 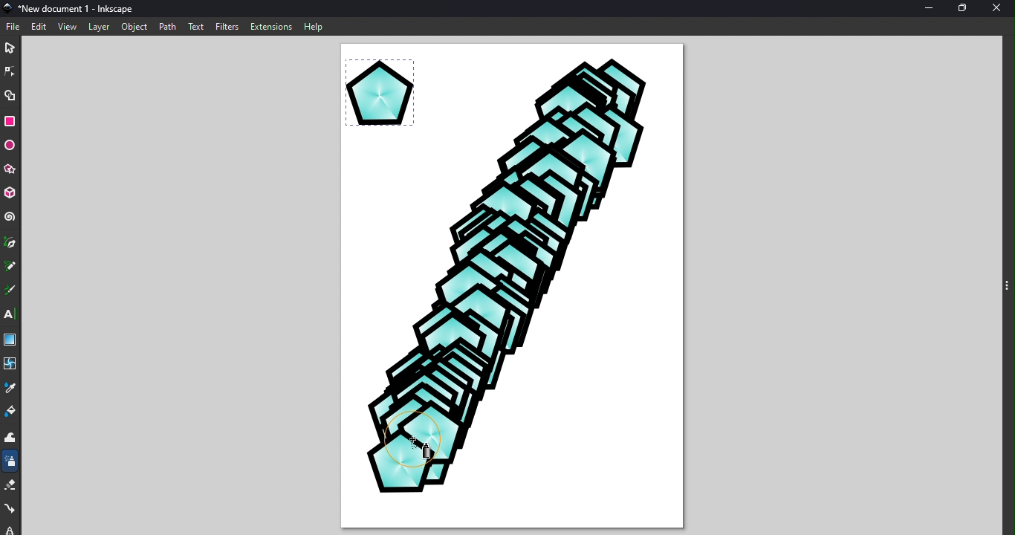 What do you see at coordinates (10, 290) in the screenshot?
I see `Calligraphy tool` at bounding box center [10, 290].